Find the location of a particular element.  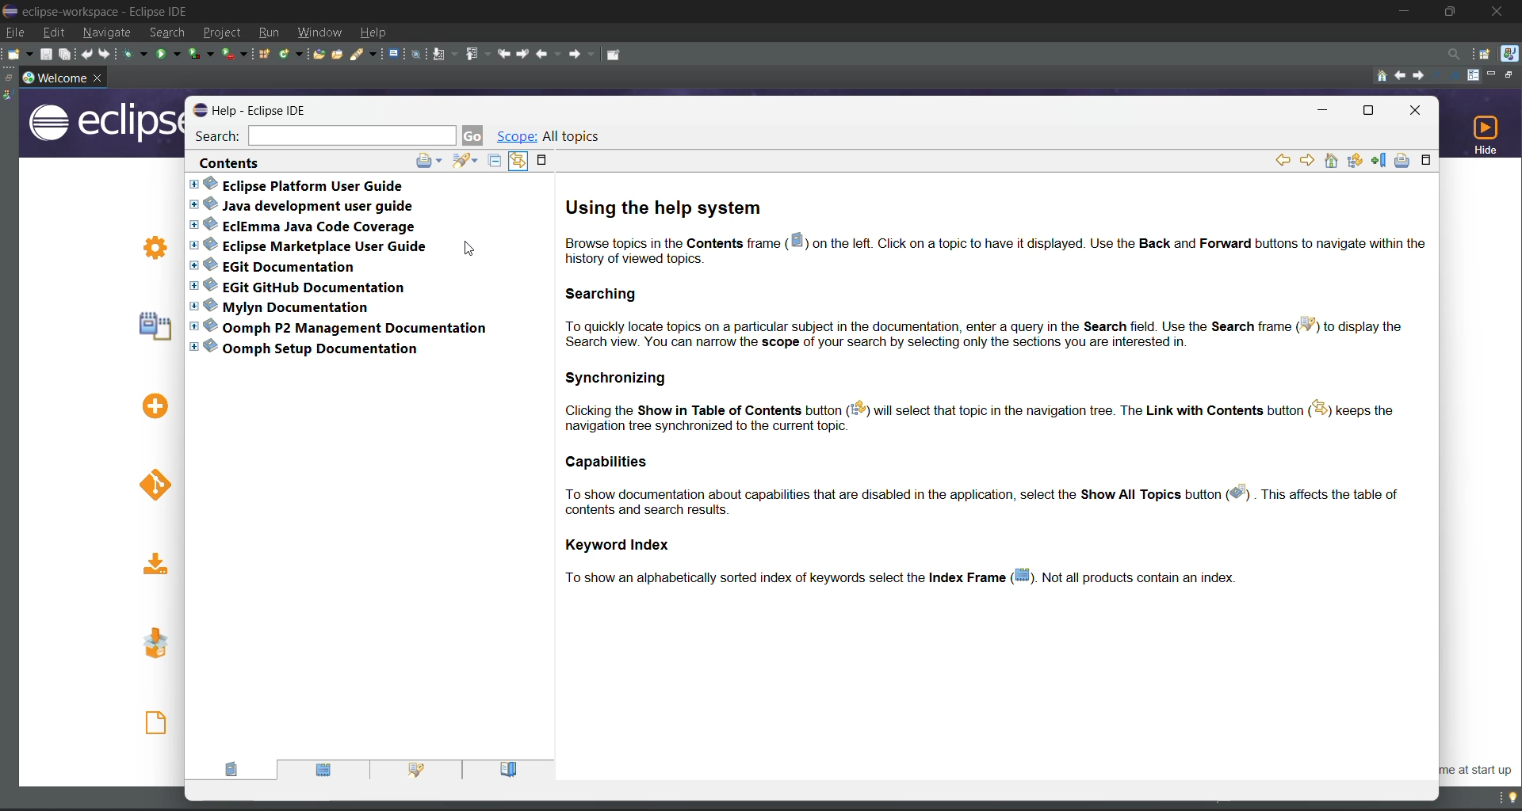

maximize is located at coordinates (545, 161).